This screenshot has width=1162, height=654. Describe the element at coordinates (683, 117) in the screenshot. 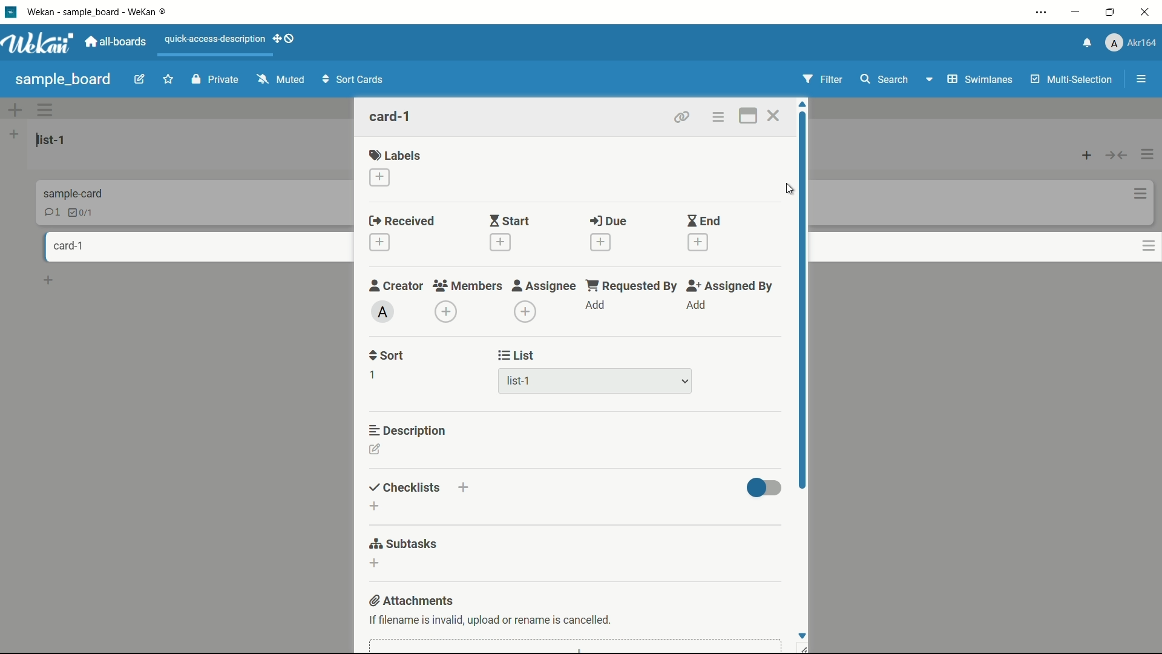

I see `copy card link to clipboard` at that location.